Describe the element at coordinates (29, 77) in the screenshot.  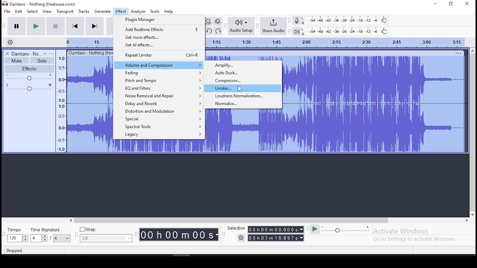
I see `volume` at that location.